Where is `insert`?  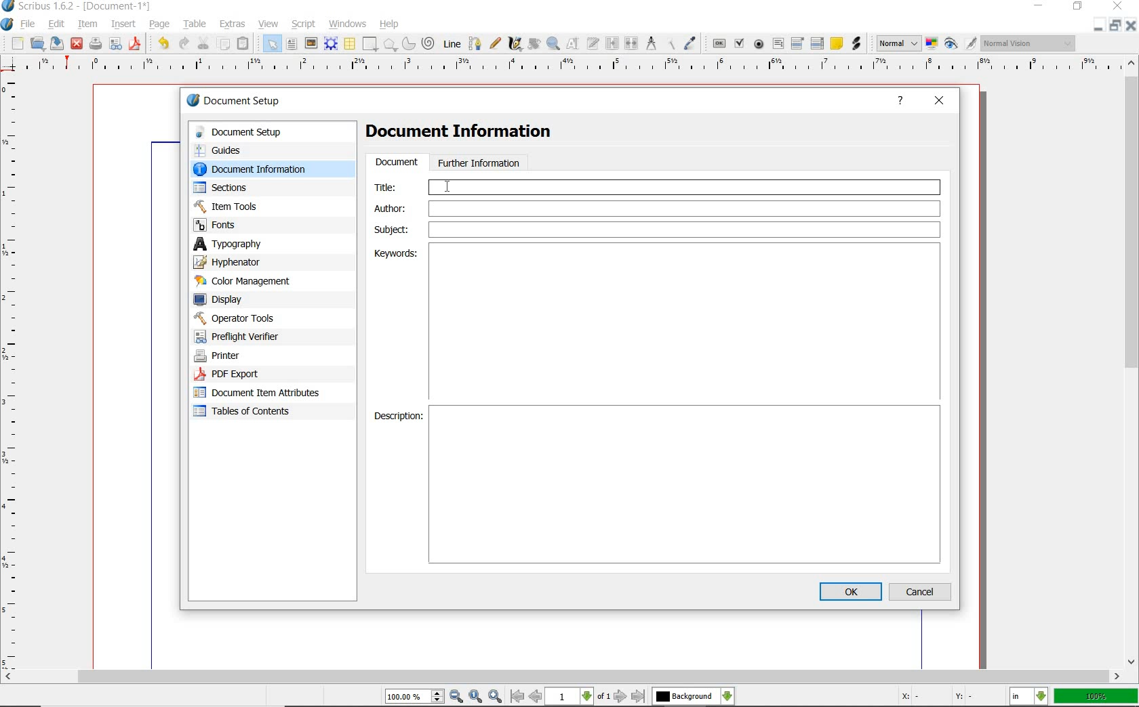
insert is located at coordinates (123, 24).